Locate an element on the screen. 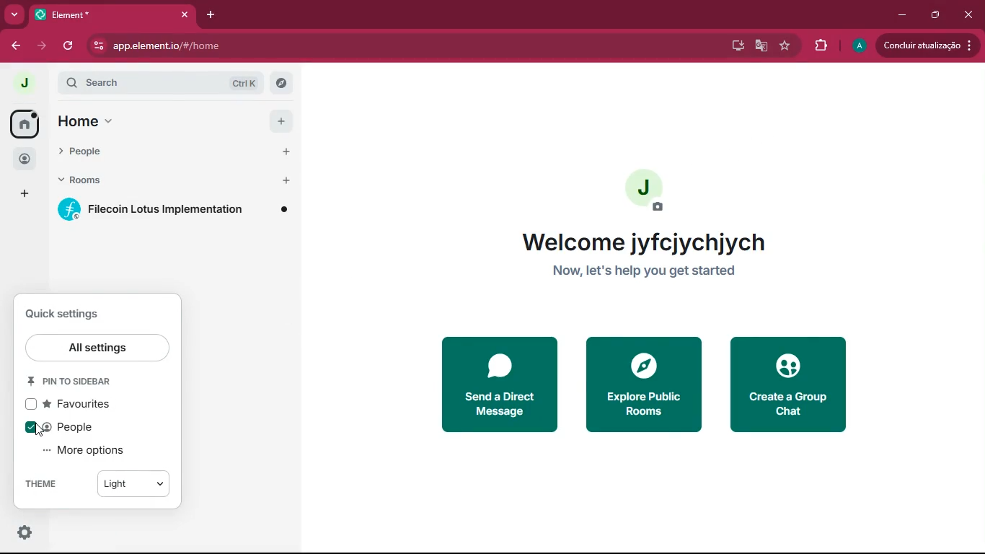 Image resolution: width=985 pixels, height=554 pixels. on is located at coordinates (31, 431).